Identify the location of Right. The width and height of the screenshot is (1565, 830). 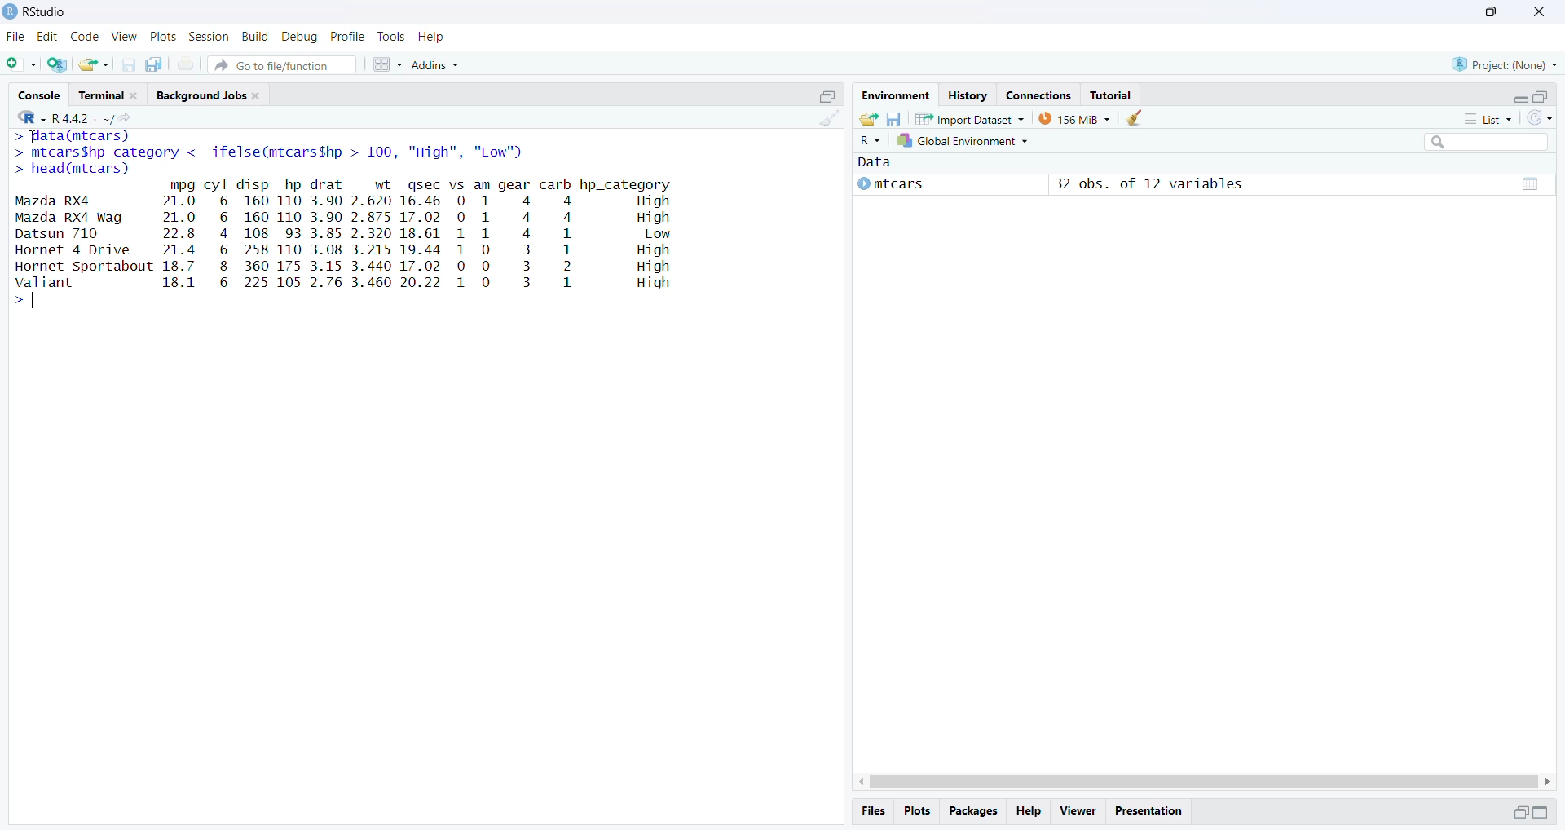
(1550, 780).